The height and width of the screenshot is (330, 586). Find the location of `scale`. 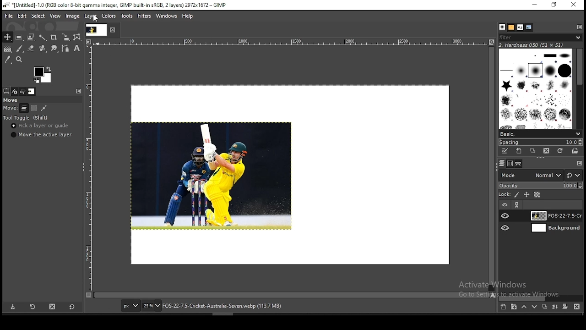

scale is located at coordinates (286, 42).